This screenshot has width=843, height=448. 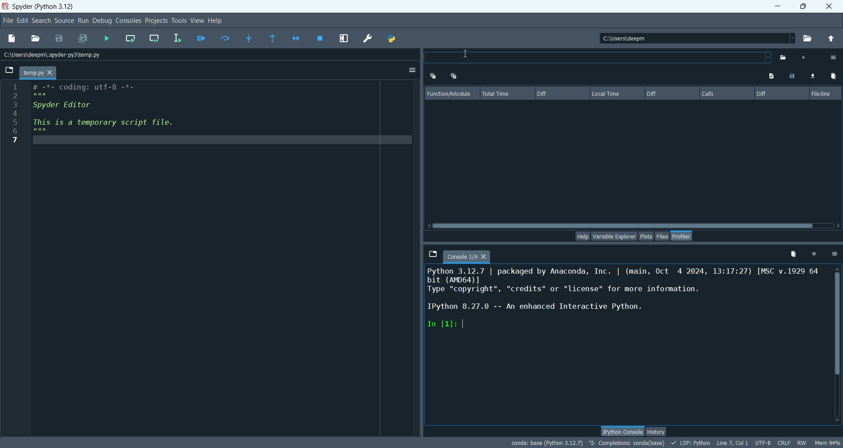 I want to click on preferences, so click(x=367, y=38).